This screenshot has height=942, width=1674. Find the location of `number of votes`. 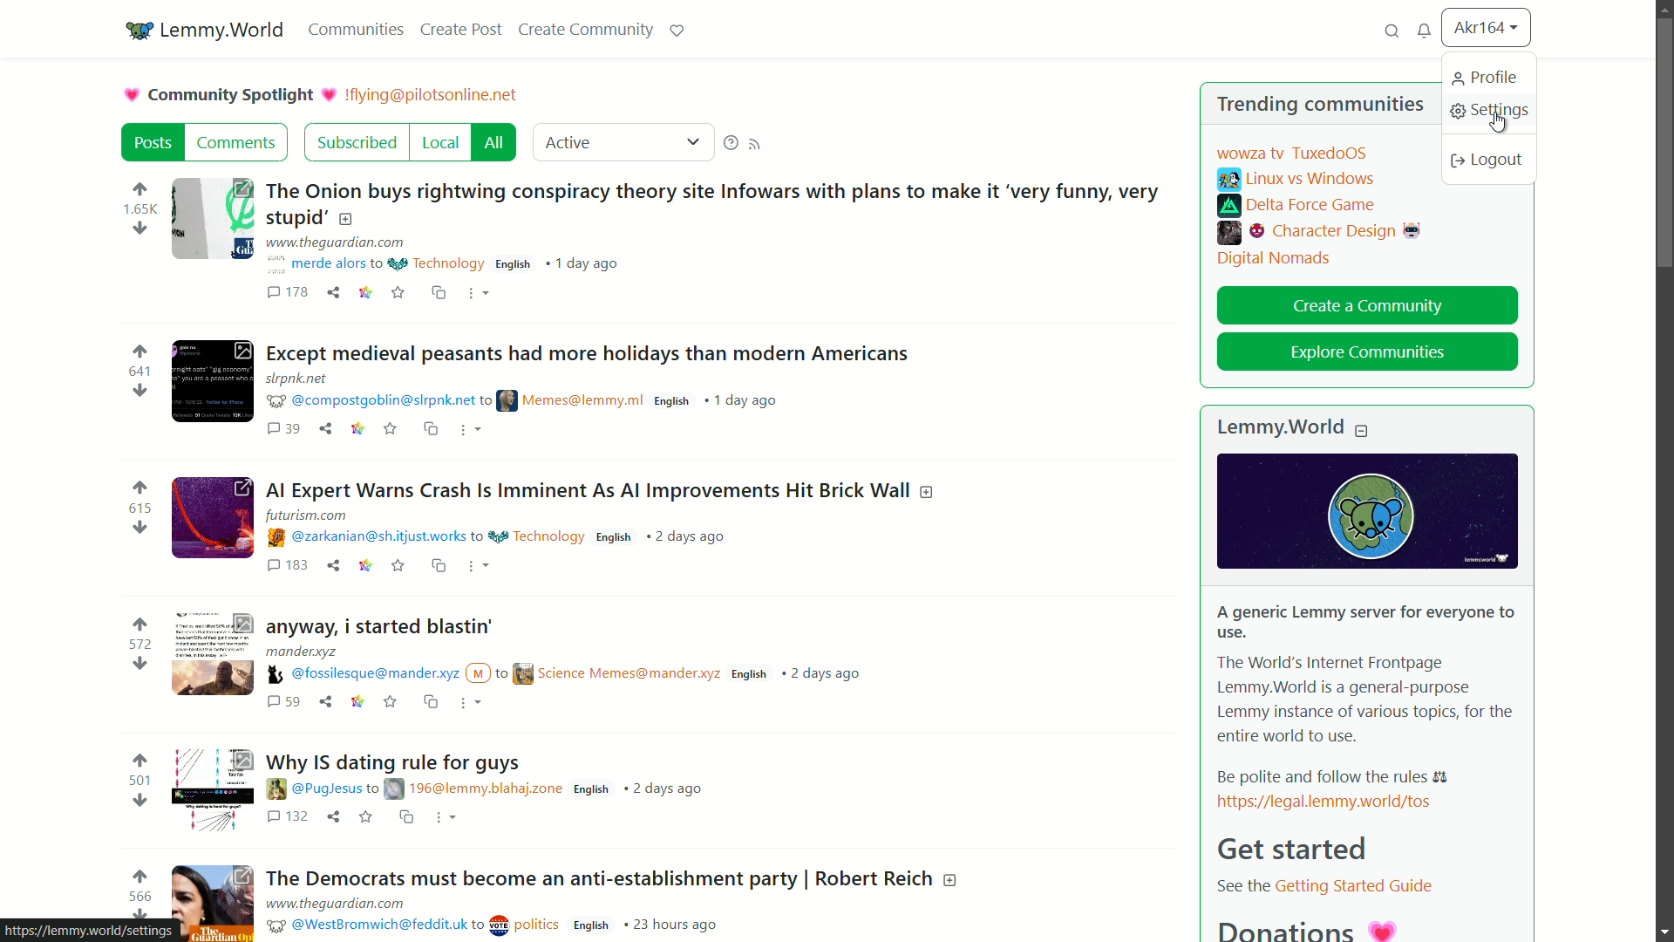

number of votes is located at coordinates (140, 782).